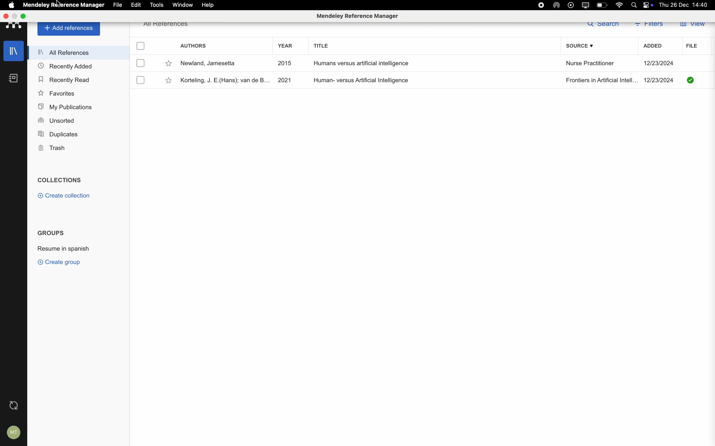 This screenshot has width=715, height=446. Describe the element at coordinates (61, 263) in the screenshot. I see `create group` at that location.